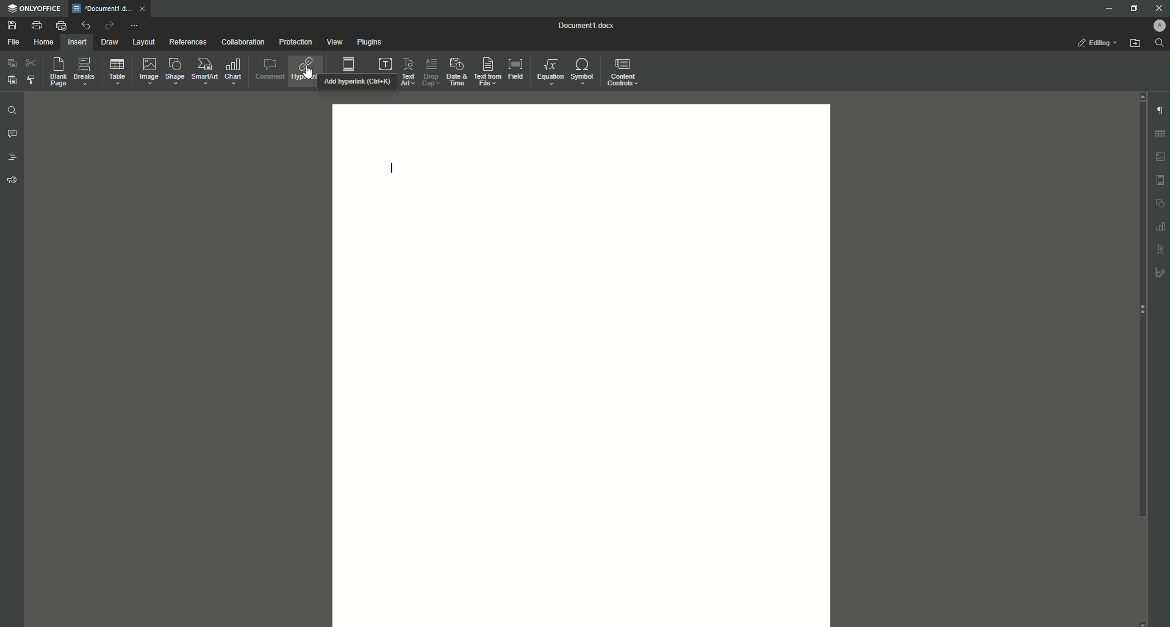  I want to click on Home, so click(45, 42).